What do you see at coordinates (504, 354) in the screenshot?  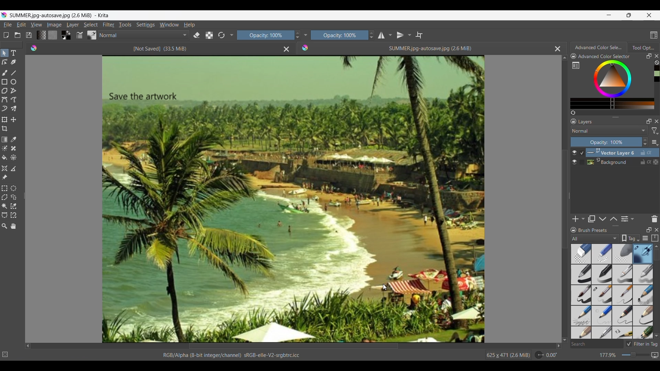 I see `625 x 471 (26 MiB)` at bounding box center [504, 354].